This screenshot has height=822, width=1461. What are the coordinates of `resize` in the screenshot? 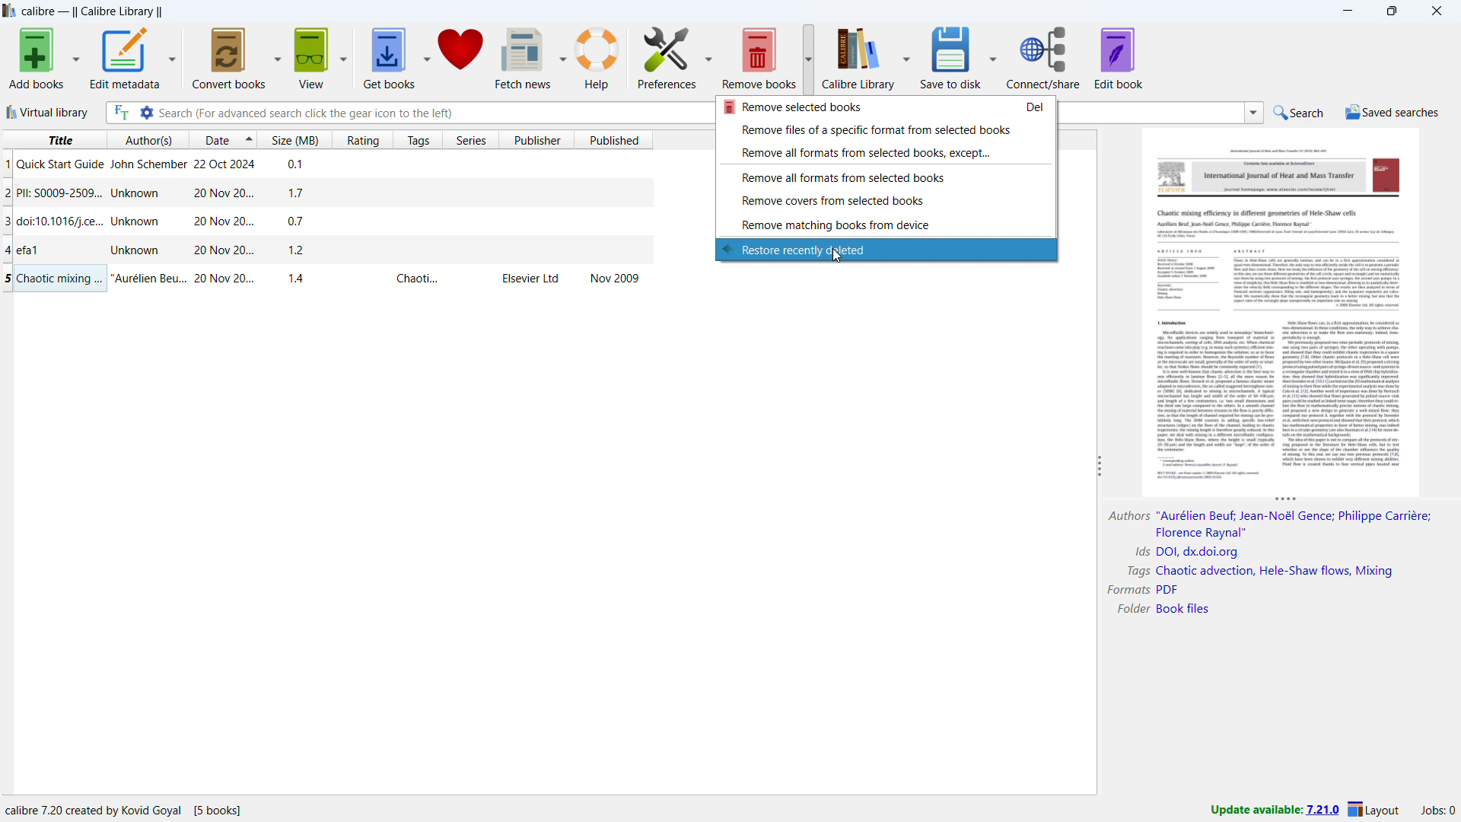 It's located at (1286, 500).